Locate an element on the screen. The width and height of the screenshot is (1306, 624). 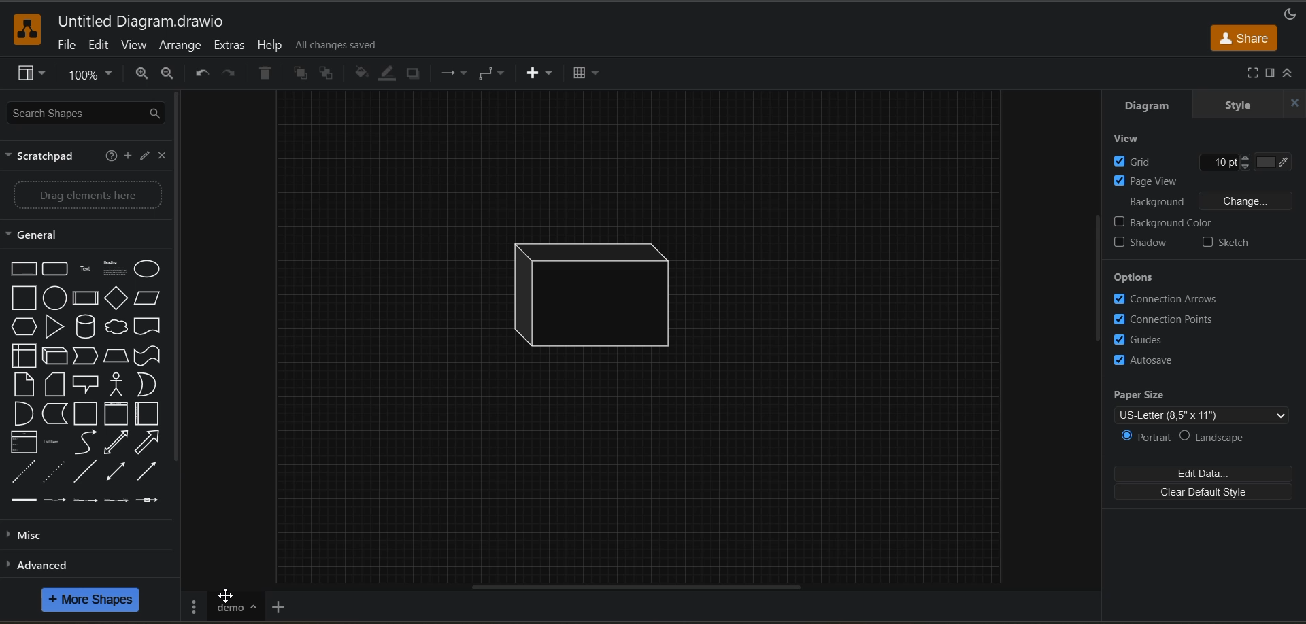
style is located at coordinates (1241, 107).